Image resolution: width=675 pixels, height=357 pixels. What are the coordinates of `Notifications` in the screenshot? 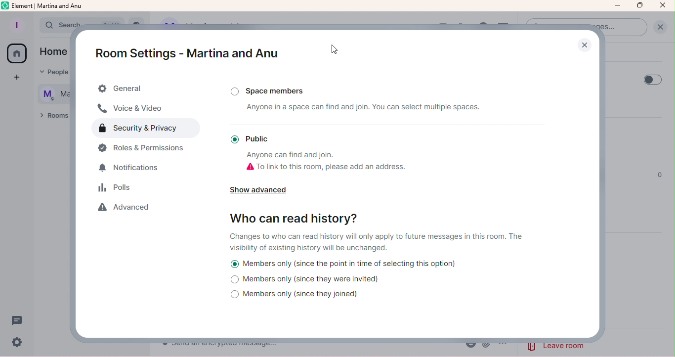 It's located at (134, 168).